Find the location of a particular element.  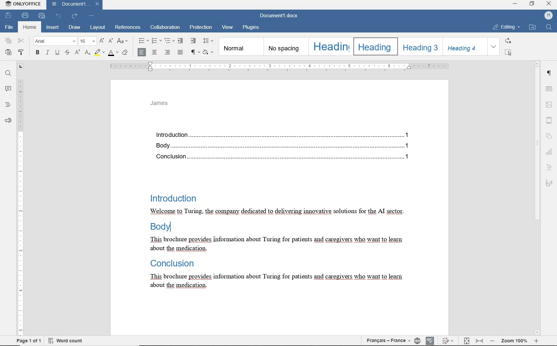

RESTORE DOWN is located at coordinates (532, 4).